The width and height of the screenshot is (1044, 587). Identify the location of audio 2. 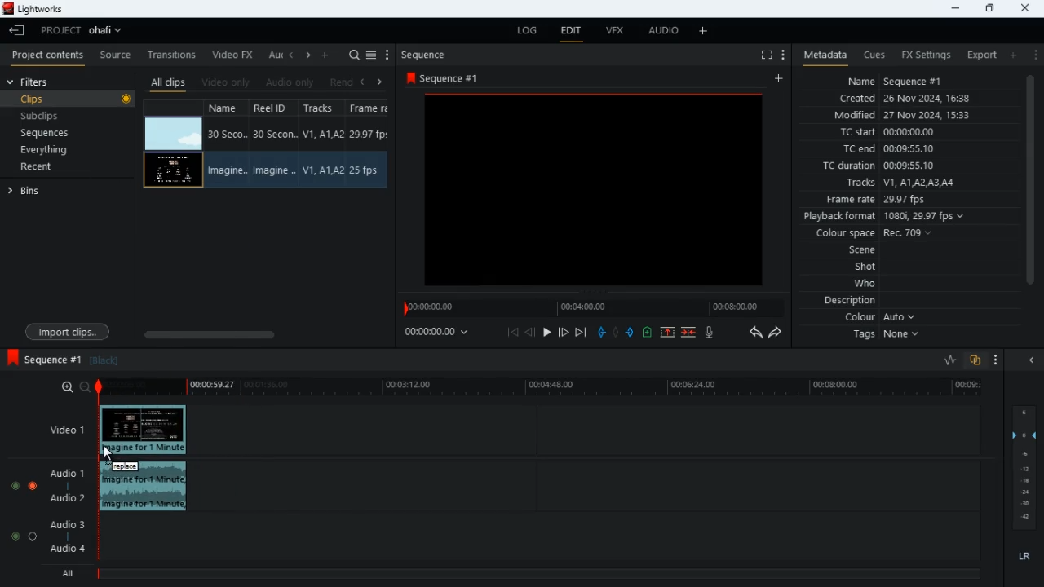
(72, 500).